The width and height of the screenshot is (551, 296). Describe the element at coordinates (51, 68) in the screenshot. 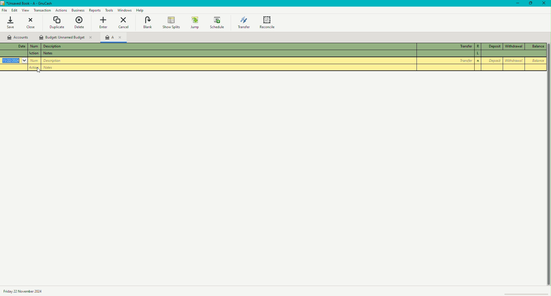

I see `Notes` at that location.